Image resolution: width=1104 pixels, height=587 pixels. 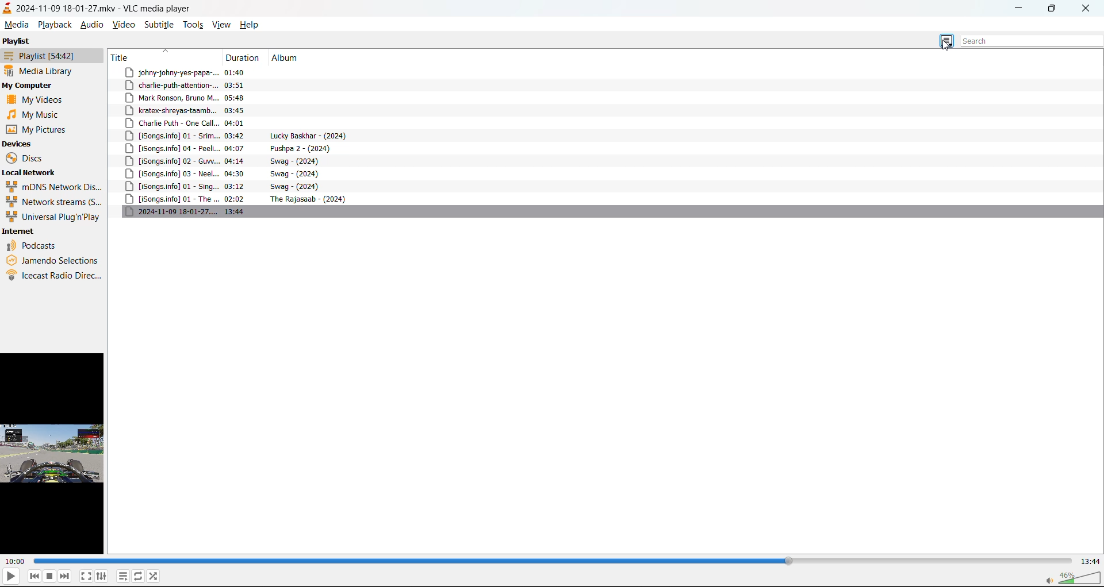 What do you see at coordinates (53, 217) in the screenshot?
I see `universal plug n play` at bounding box center [53, 217].